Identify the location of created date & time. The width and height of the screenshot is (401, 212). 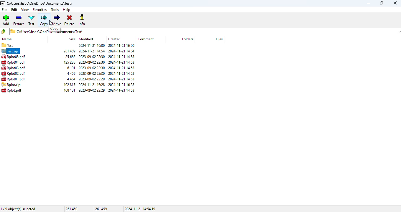
(122, 62).